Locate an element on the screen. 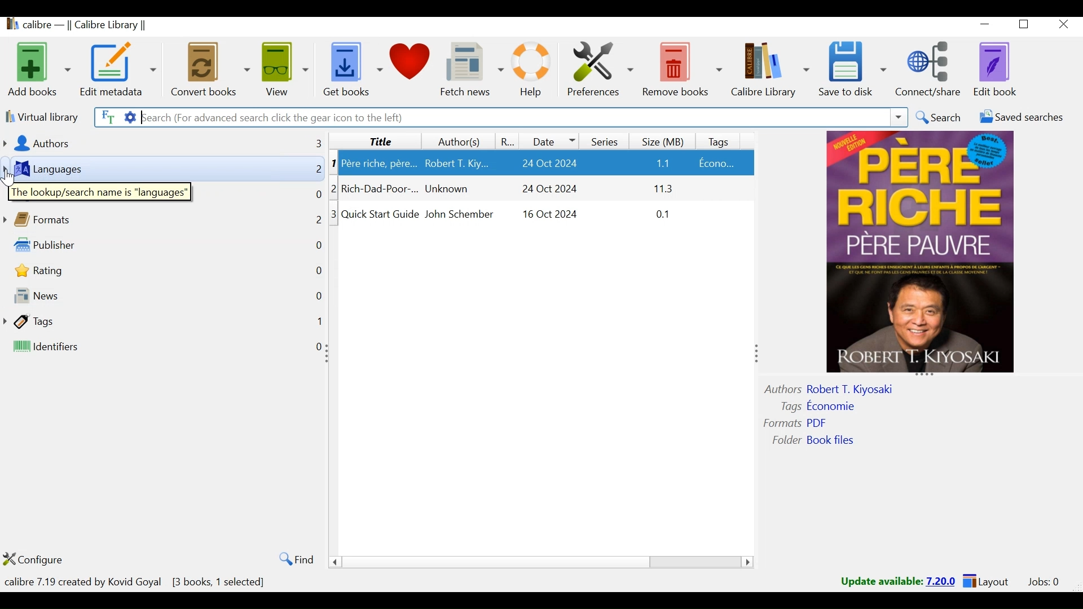  7.20.0 is located at coordinates (942, 580).